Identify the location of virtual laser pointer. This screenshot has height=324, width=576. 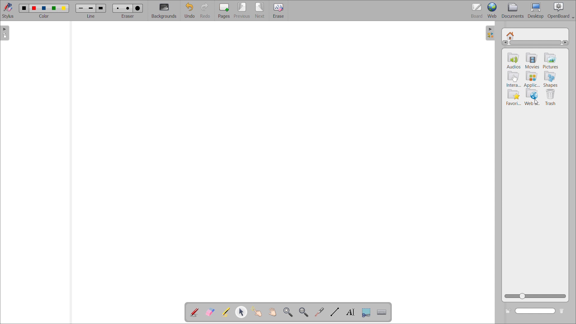
(319, 312).